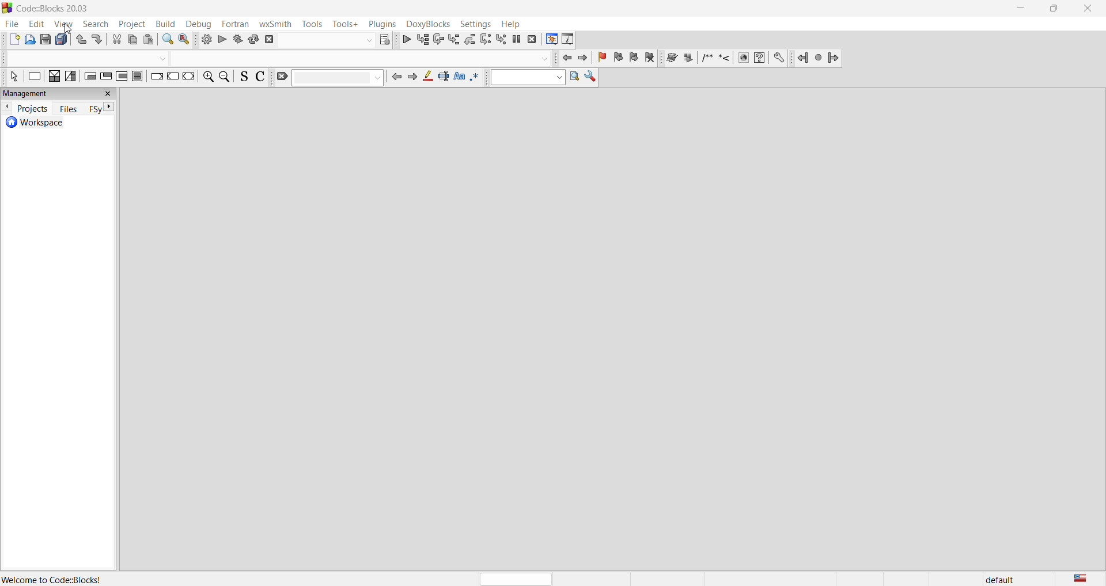  Describe the element at coordinates (185, 40) in the screenshot. I see `replace` at that location.